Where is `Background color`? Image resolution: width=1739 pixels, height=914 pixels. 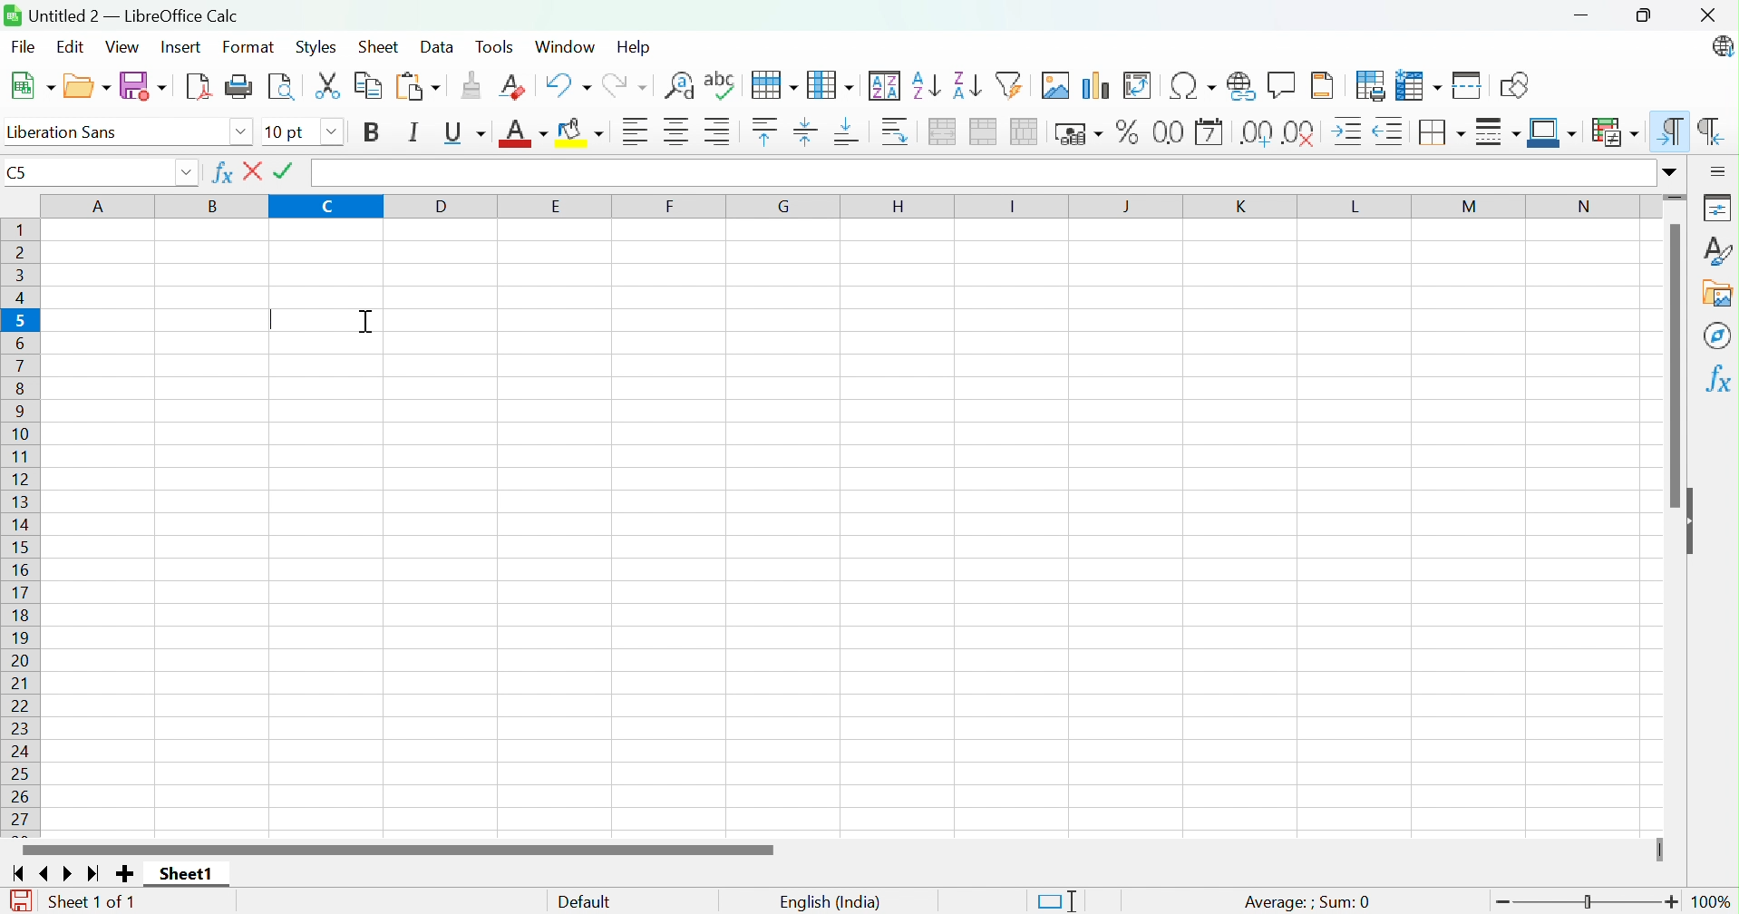 Background color is located at coordinates (584, 133).